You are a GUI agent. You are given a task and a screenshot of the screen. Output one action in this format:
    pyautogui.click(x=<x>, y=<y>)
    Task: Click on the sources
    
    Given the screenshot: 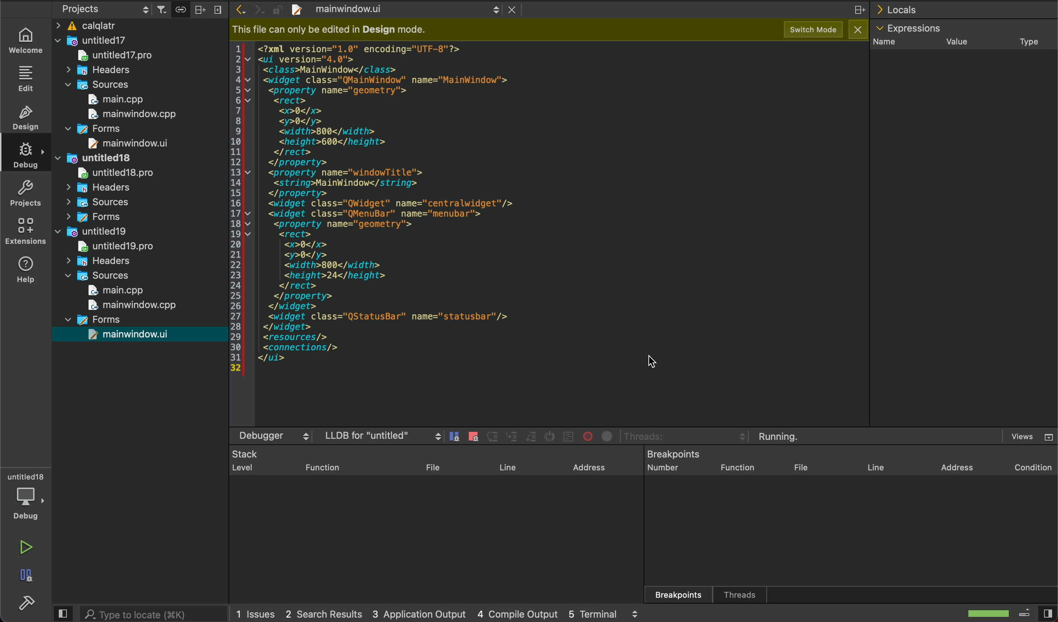 What is the action you would take?
    pyautogui.click(x=99, y=204)
    